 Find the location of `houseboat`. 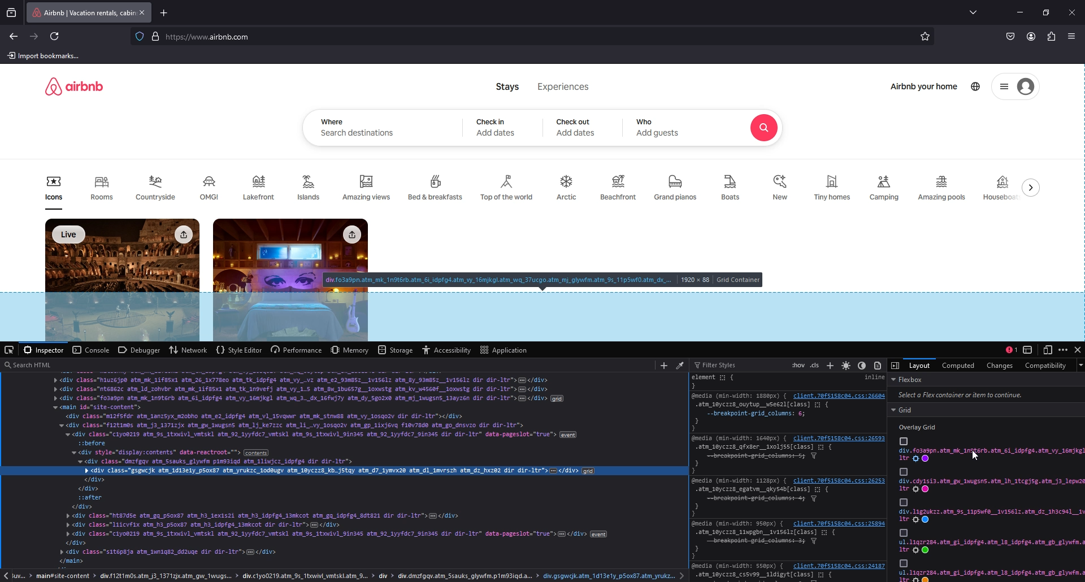

houseboat is located at coordinates (1001, 187).